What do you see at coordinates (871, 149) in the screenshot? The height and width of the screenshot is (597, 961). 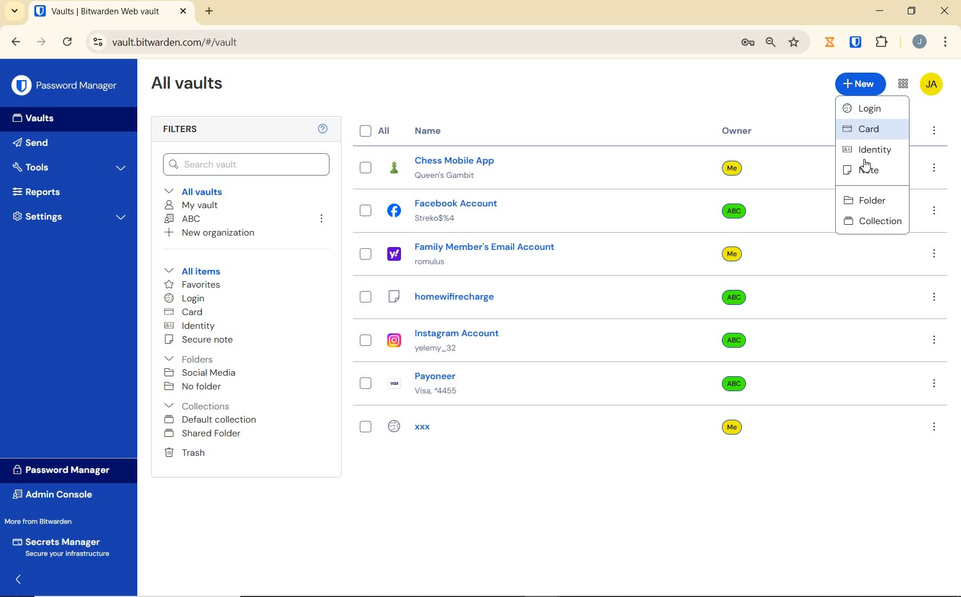 I see `identity` at bounding box center [871, 149].